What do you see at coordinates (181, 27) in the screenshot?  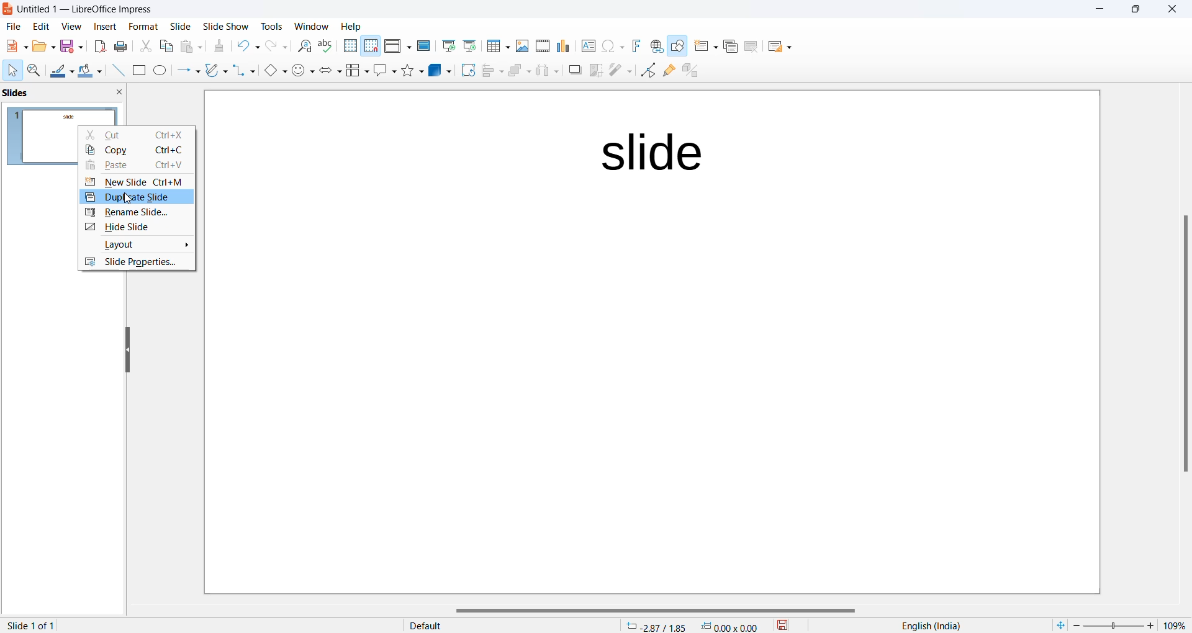 I see `Slide` at bounding box center [181, 27].